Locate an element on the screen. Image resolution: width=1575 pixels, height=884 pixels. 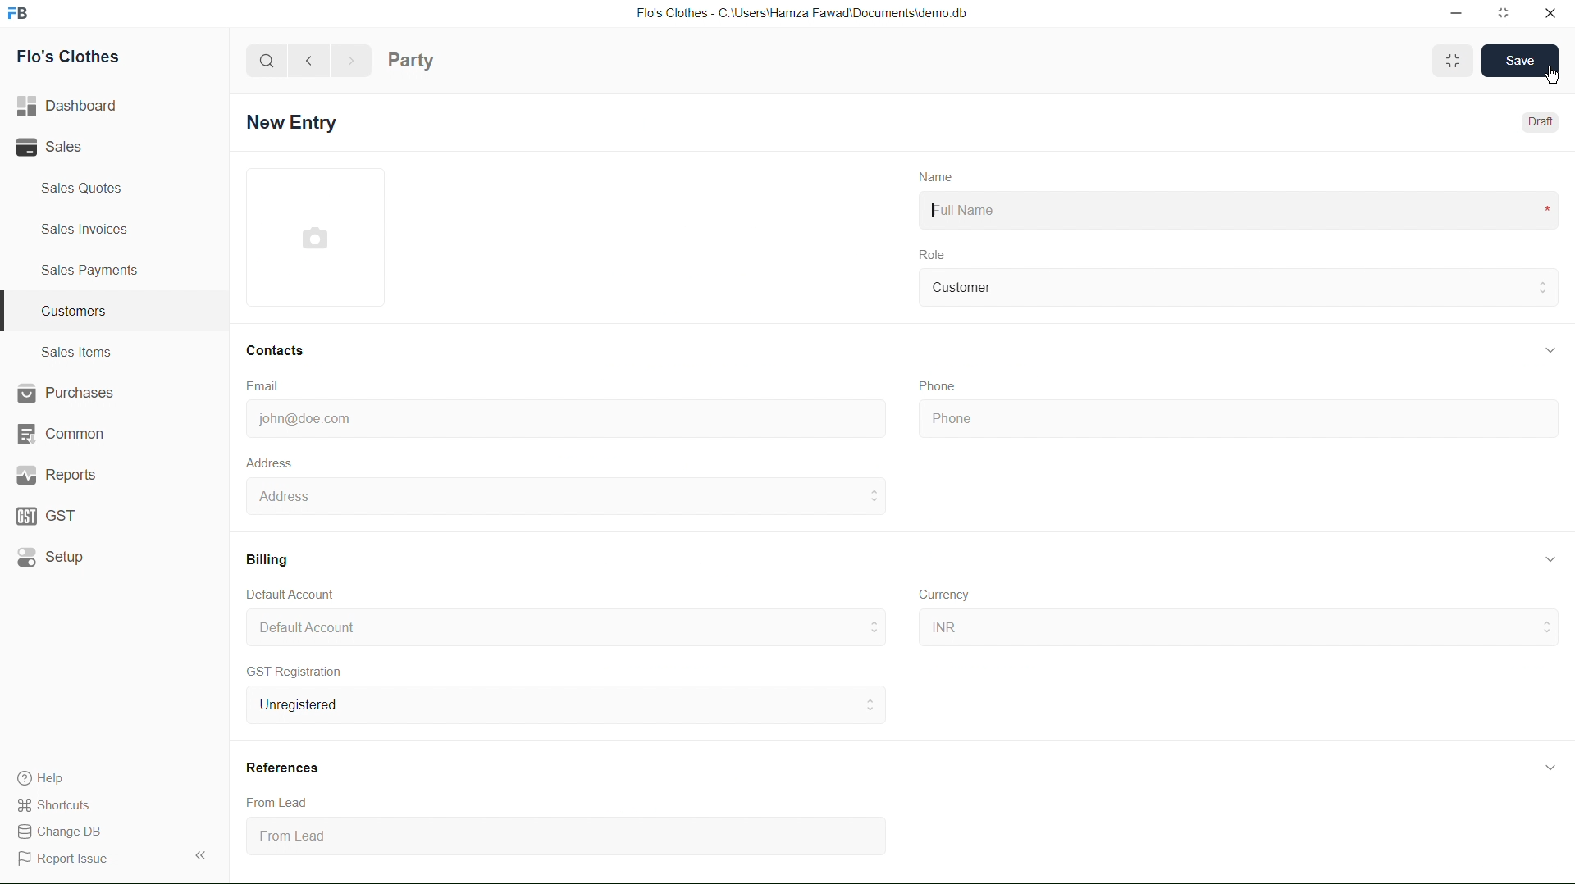
Shortcuts is located at coordinates (64, 804).